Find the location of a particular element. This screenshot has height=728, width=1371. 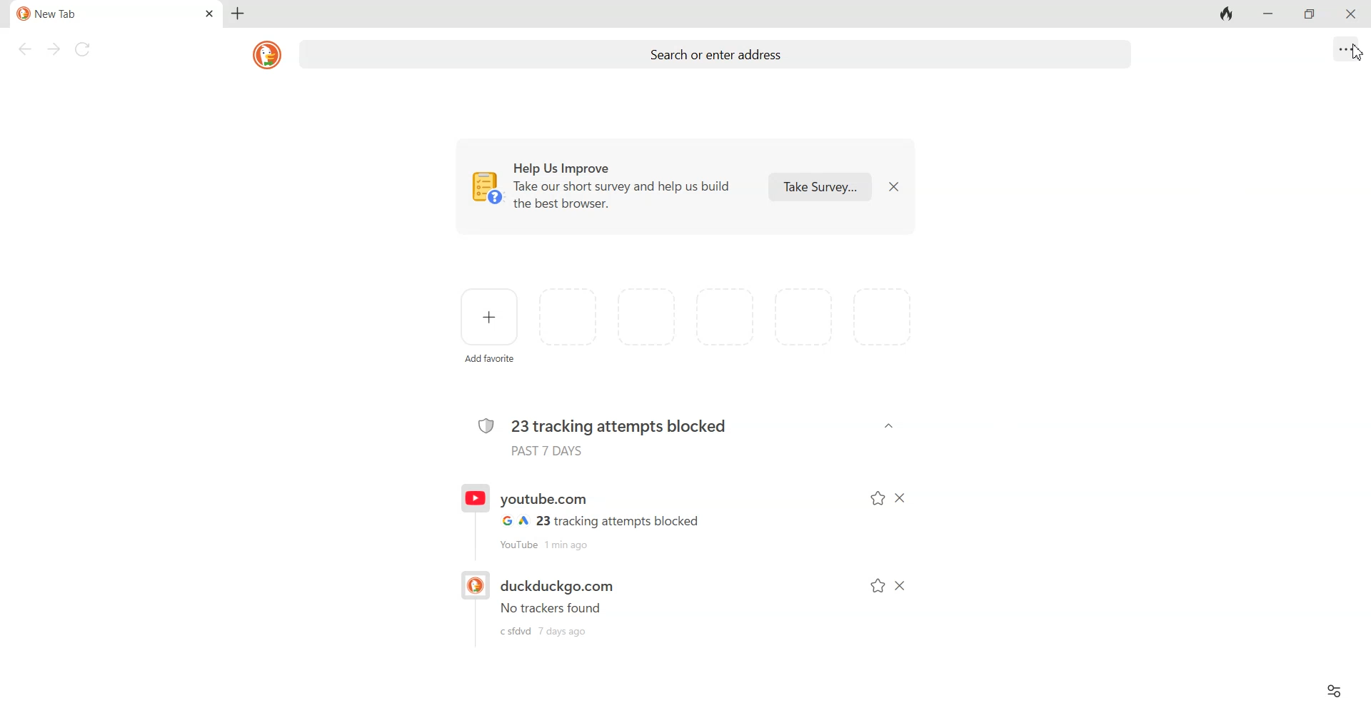

Add to favorite is located at coordinates (877, 499).